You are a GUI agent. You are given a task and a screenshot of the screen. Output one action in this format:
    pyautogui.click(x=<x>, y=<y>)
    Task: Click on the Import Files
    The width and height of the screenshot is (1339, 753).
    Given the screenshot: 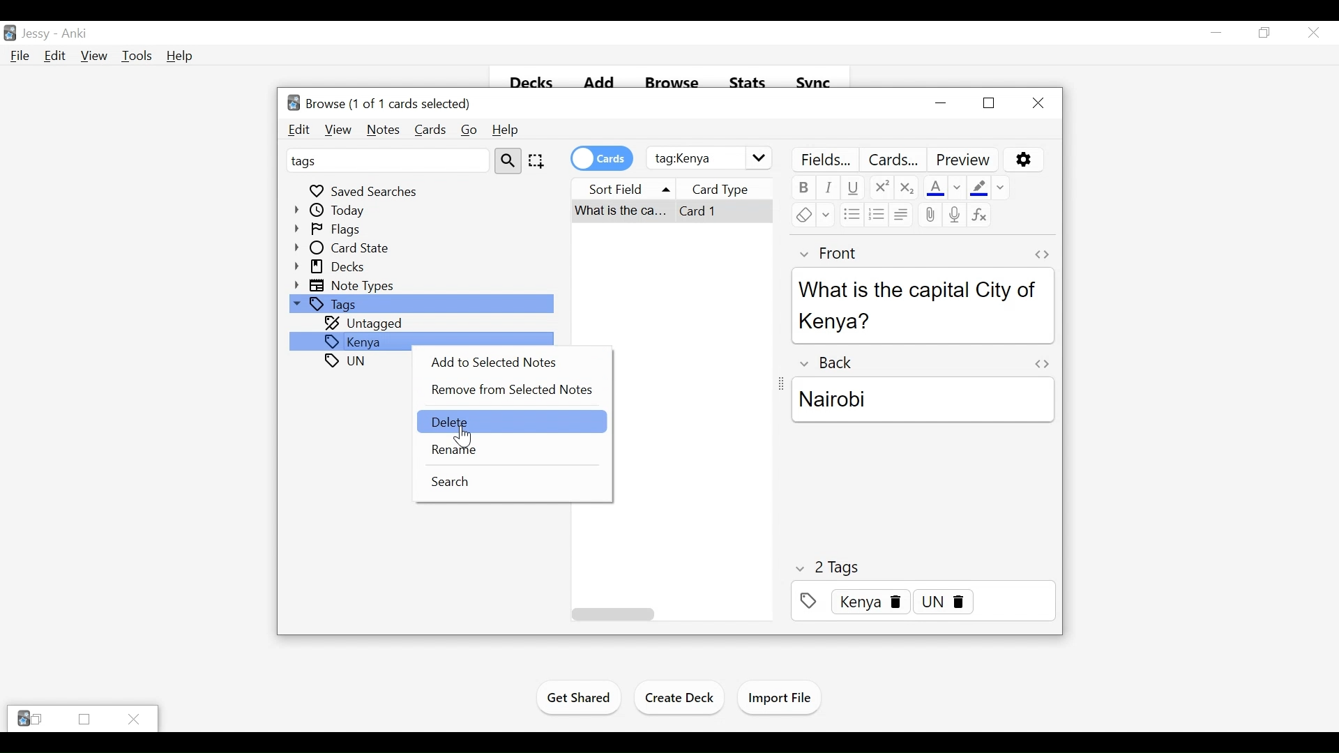 What is the action you would take?
    pyautogui.click(x=780, y=699)
    